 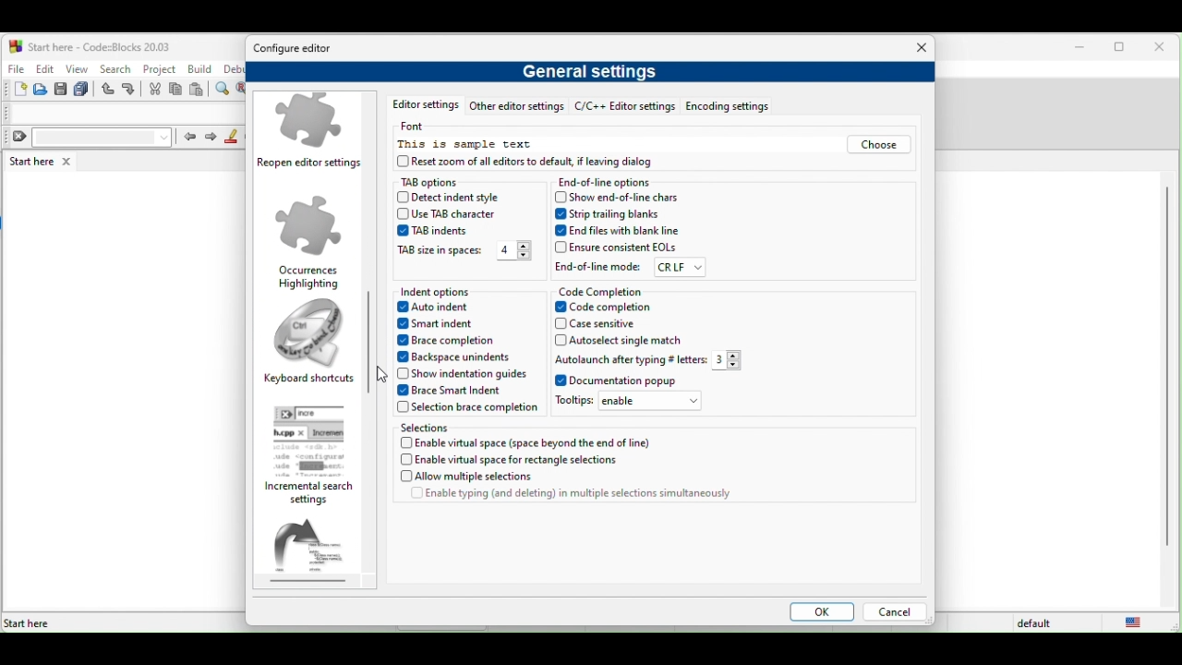 I want to click on brace completion, so click(x=452, y=342).